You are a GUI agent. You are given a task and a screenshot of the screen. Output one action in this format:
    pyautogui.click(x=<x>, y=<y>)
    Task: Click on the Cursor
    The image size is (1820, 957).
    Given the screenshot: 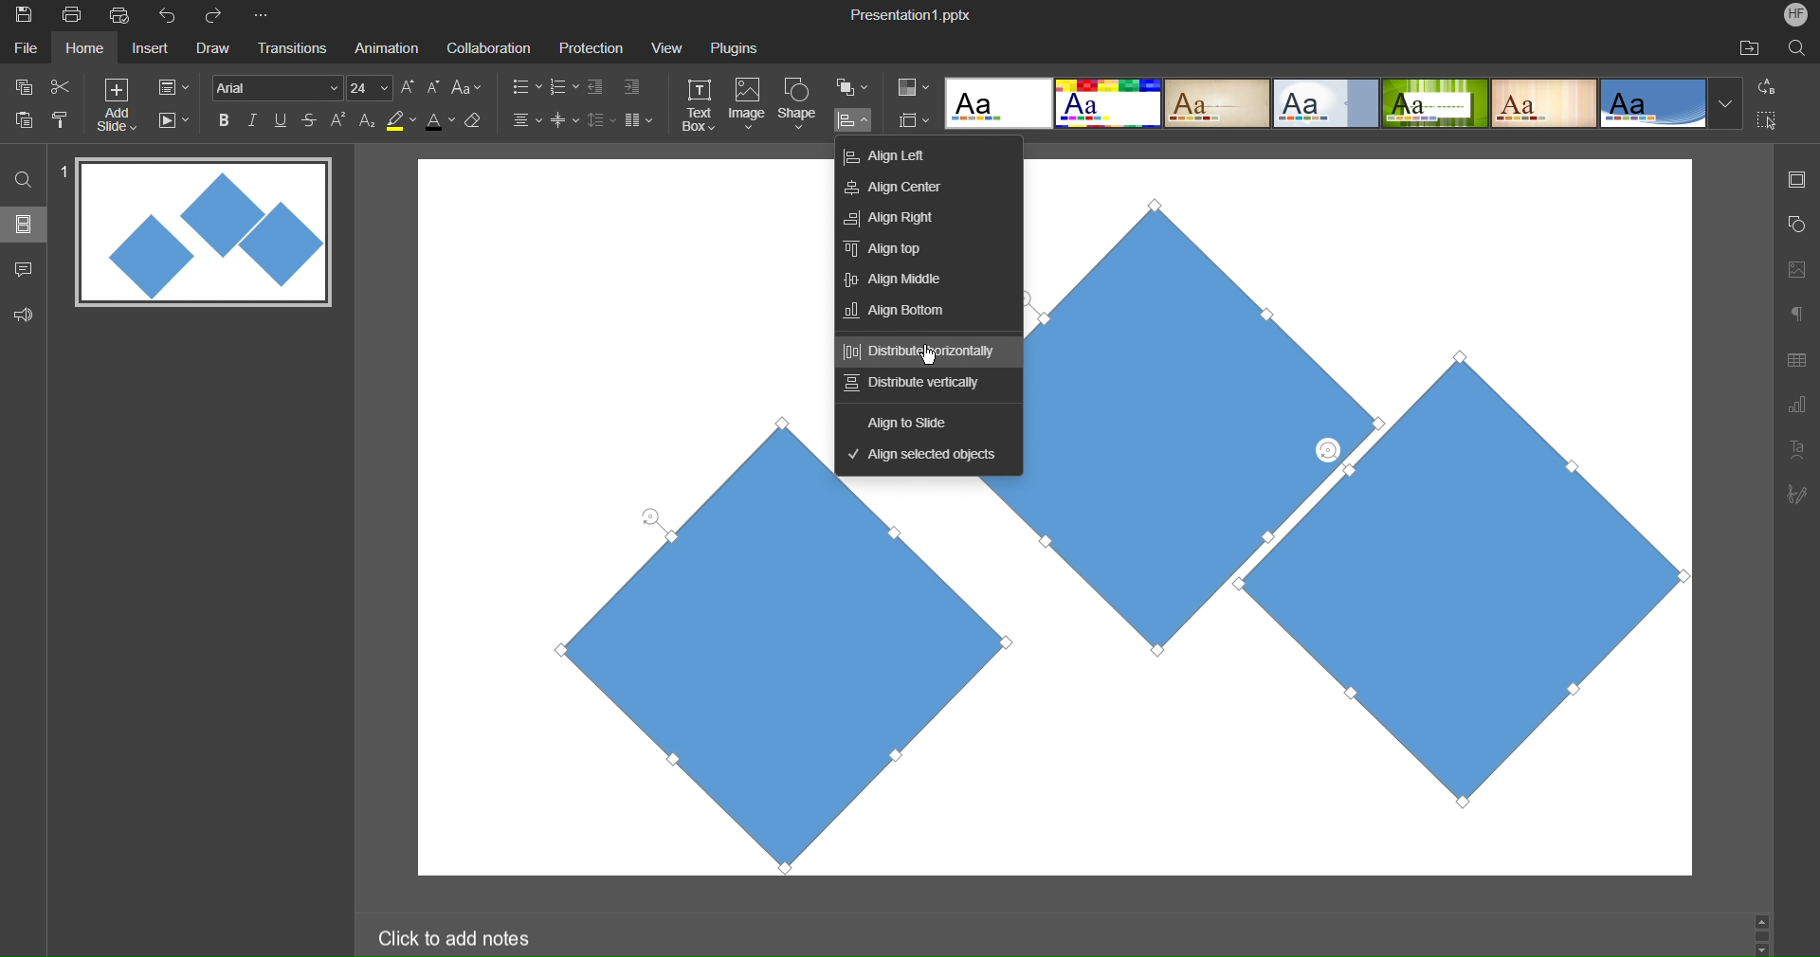 What is the action you would take?
    pyautogui.click(x=928, y=355)
    